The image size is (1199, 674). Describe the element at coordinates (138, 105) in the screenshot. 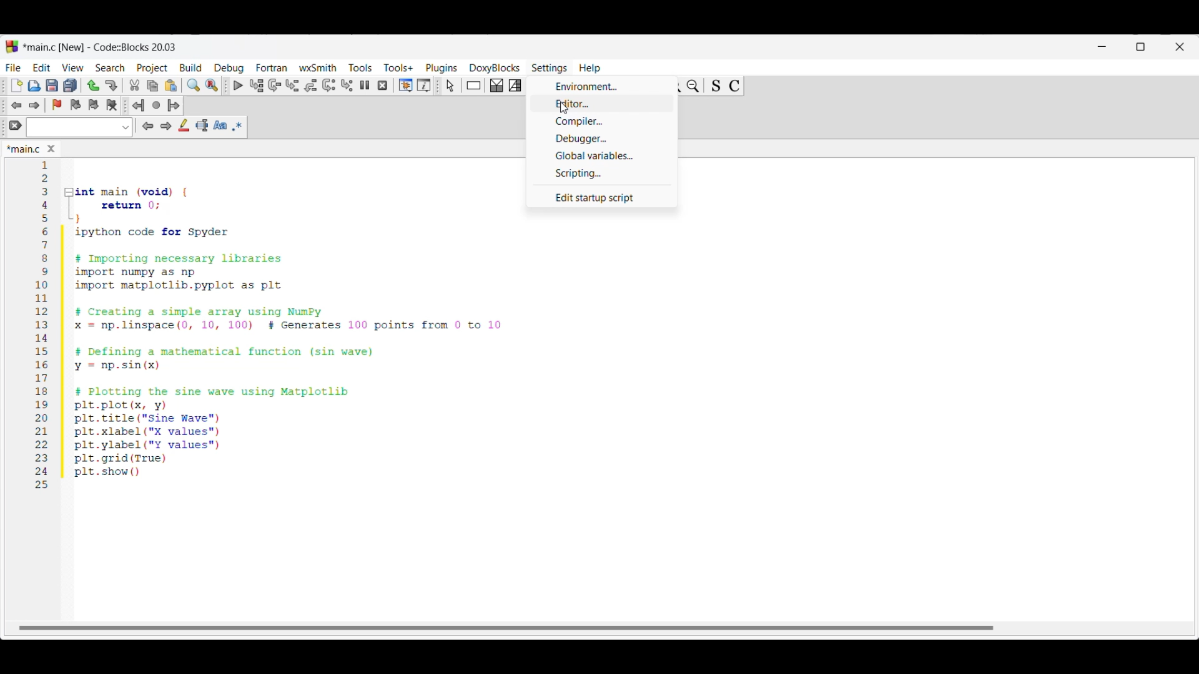

I see `Jump back` at that location.